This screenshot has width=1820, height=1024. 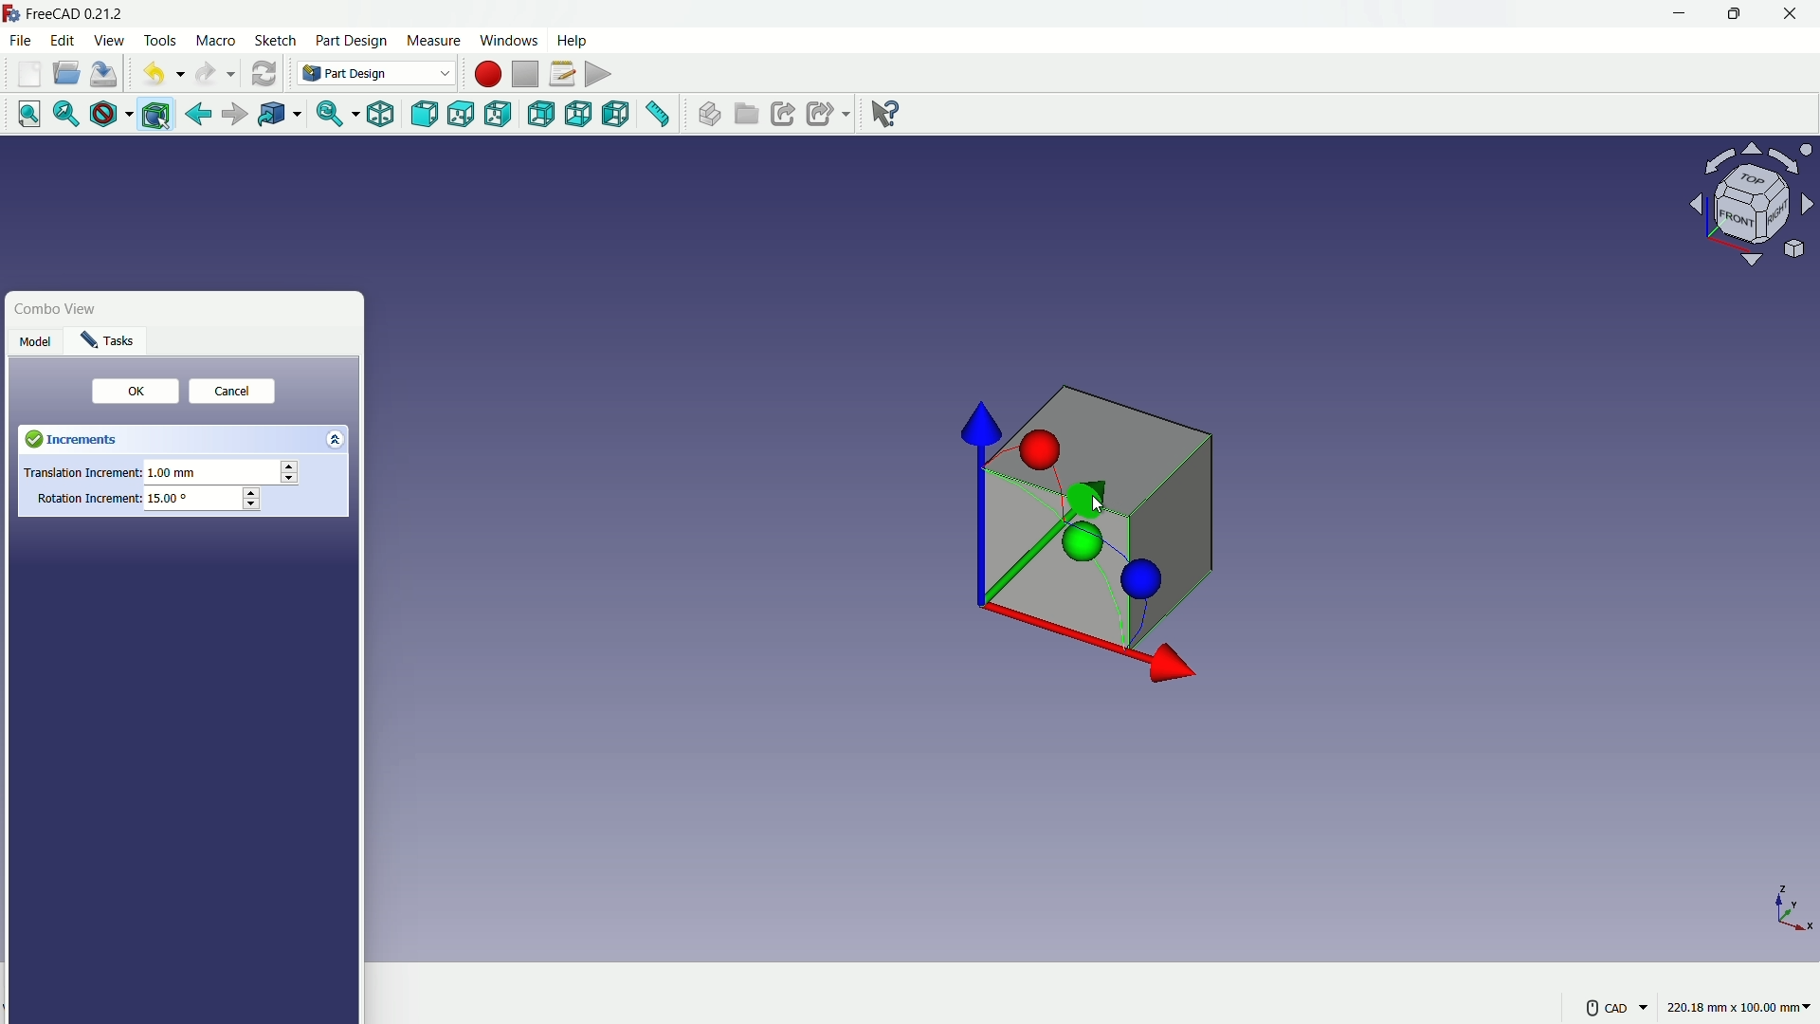 What do you see at coordinates (561, 73) in the screenshot?
I see `macros` at bounding box center [561, 73].